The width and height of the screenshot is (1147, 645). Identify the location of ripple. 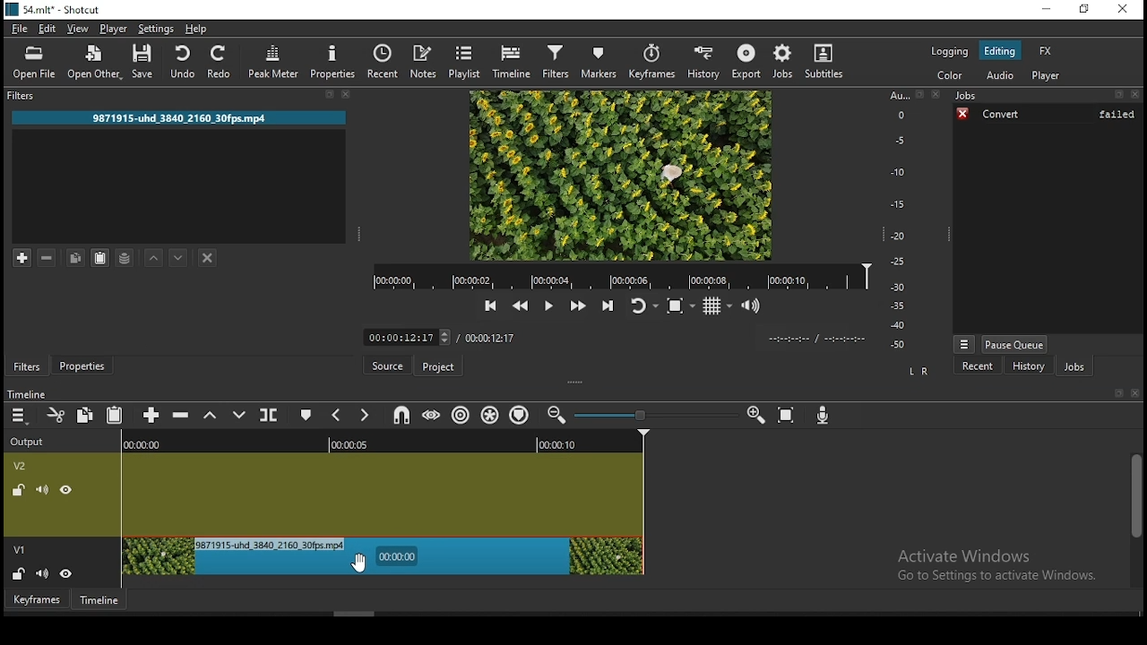
(461, 415).